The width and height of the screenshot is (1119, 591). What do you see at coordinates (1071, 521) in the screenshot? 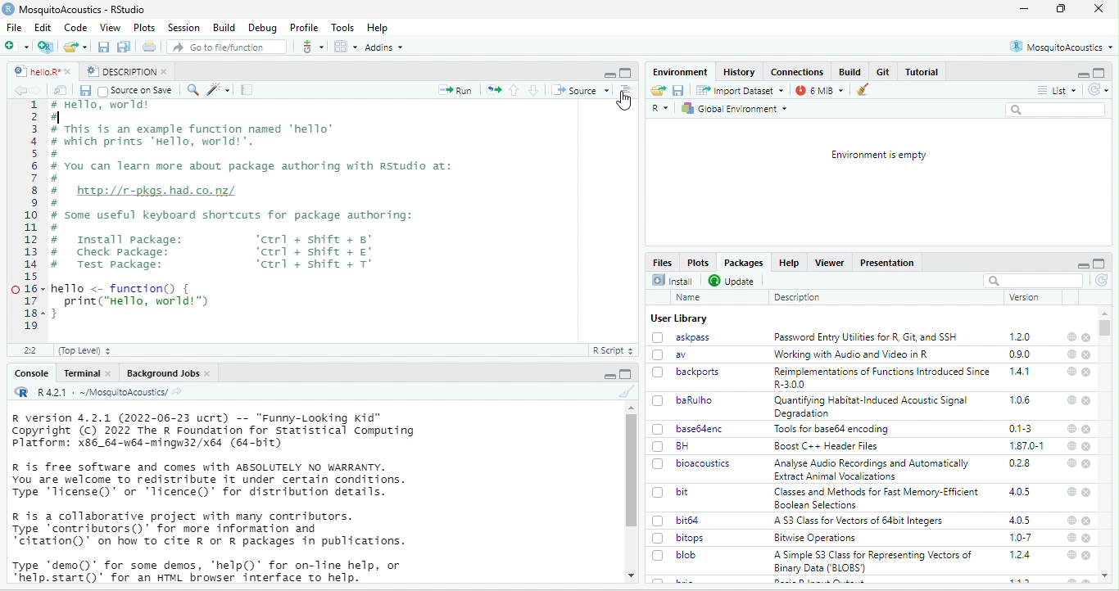
I see `help` at bounding box center [1071, 521].